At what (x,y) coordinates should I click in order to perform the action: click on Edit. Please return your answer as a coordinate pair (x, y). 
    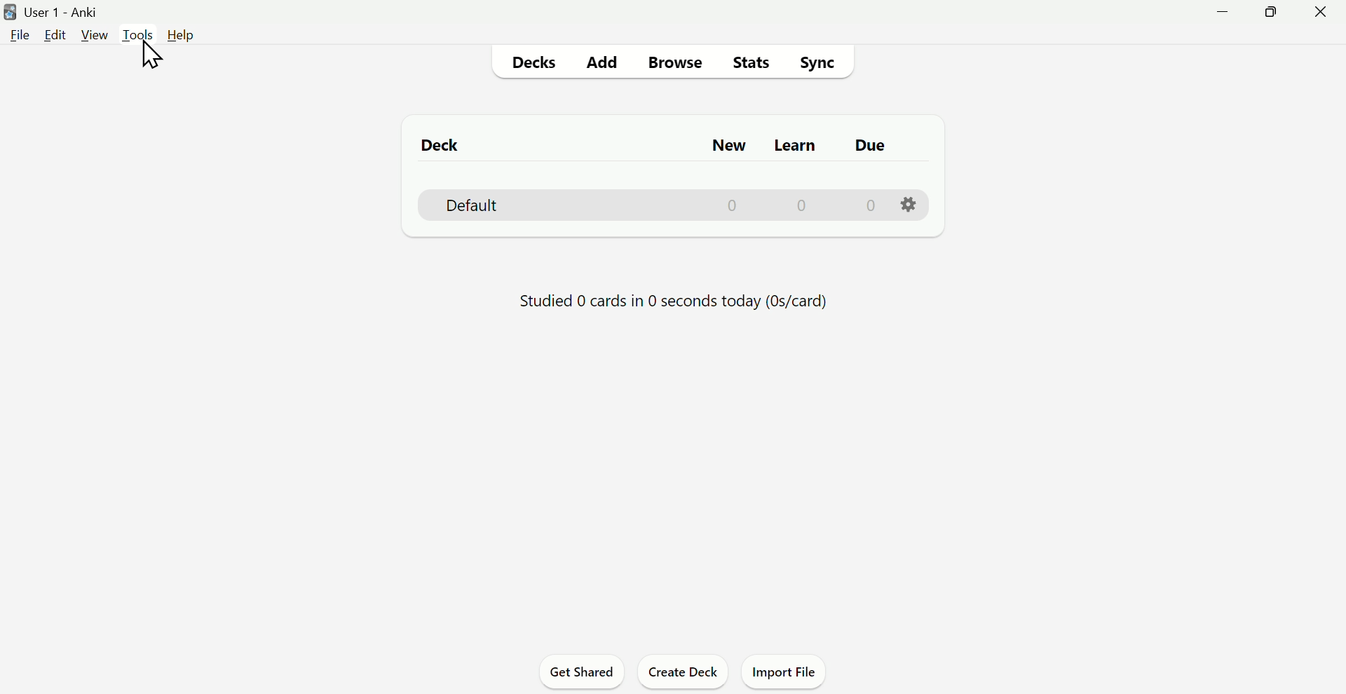
    Looking at the image, I should click on (54, 36).